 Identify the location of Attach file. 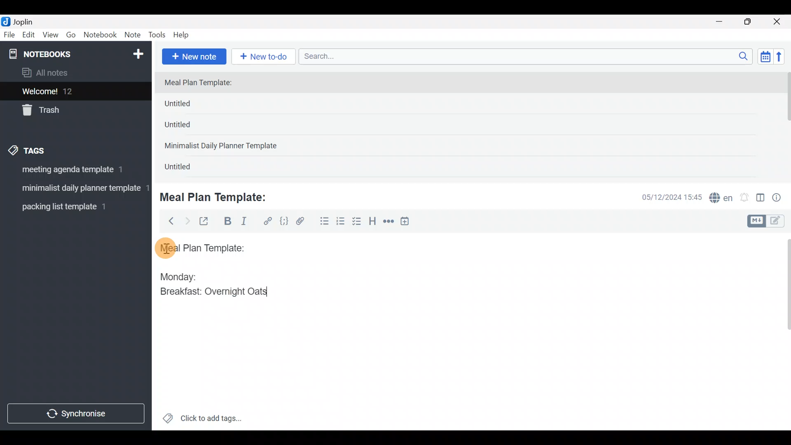
(303, 222).